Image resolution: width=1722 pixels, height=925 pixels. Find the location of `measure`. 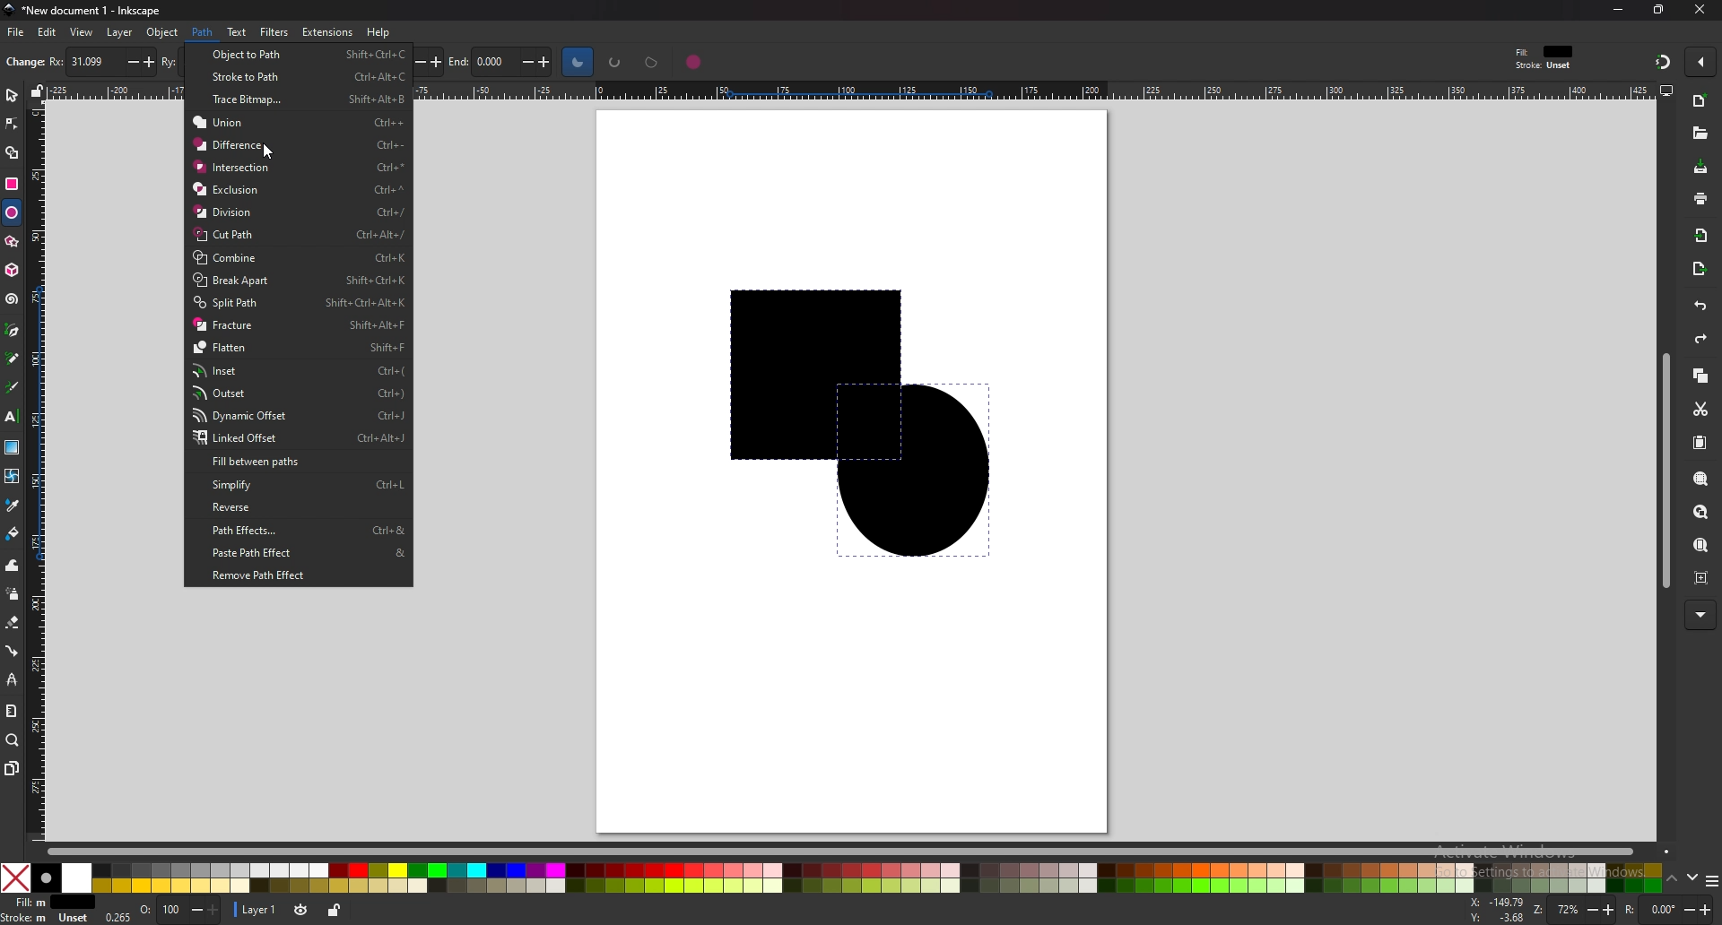

measure is located at coordinates (13, 712).